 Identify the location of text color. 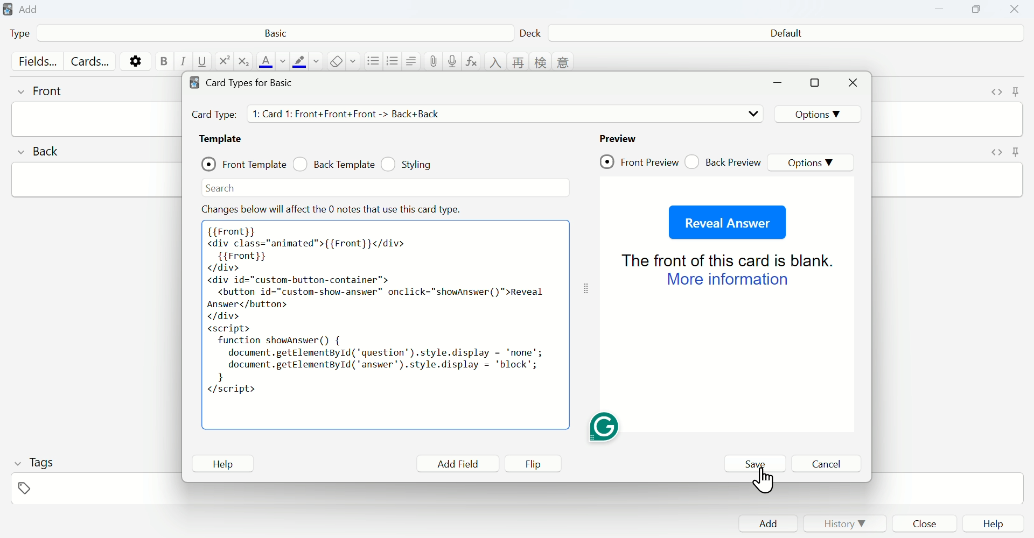
(266, 61).